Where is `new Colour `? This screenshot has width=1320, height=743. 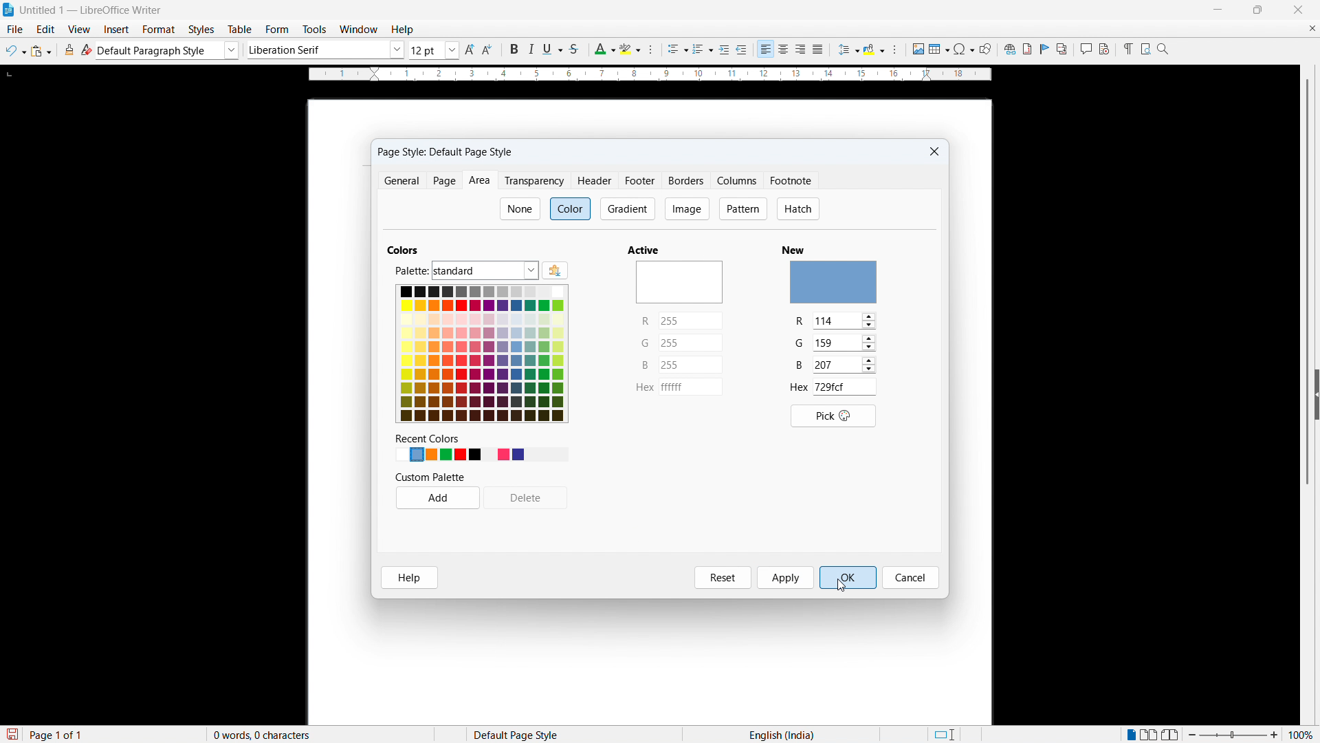 new Colour  is located at coordinates (833, 283).